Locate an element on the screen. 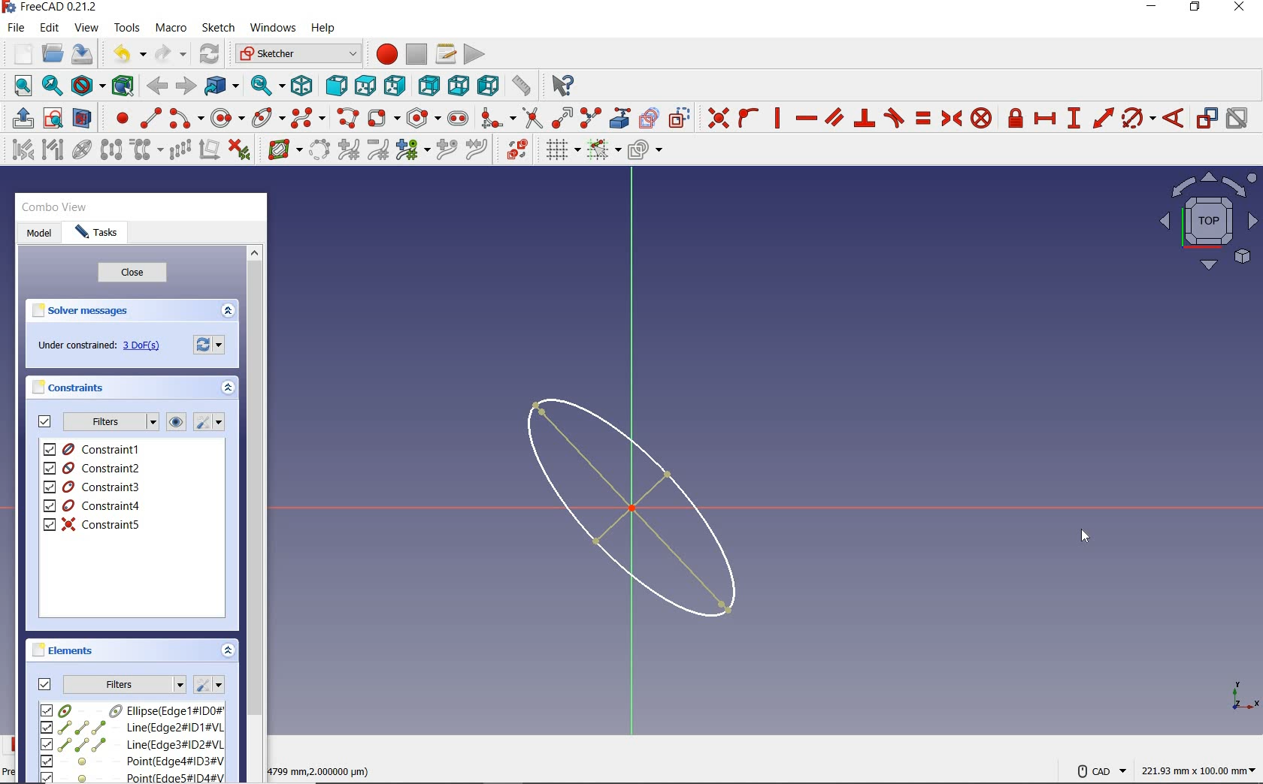  delete all constraints is located at coordinates (239, 149).